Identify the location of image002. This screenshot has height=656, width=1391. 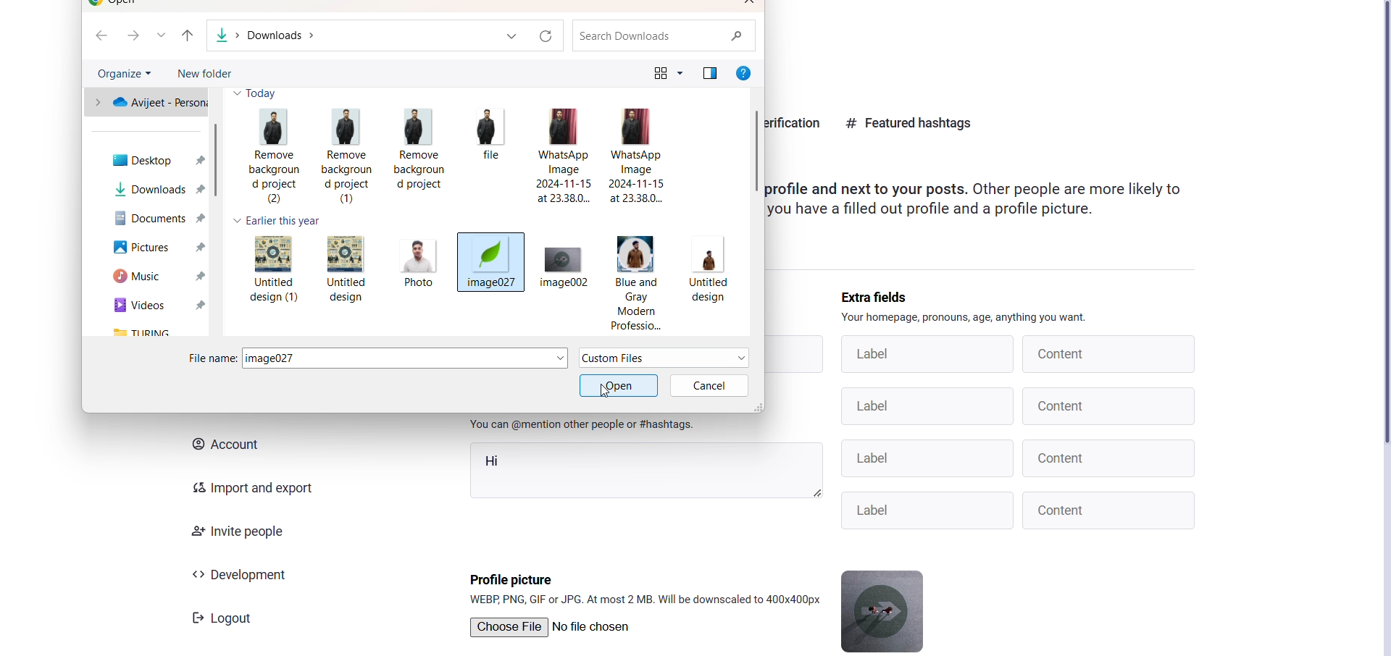
(561, 267).